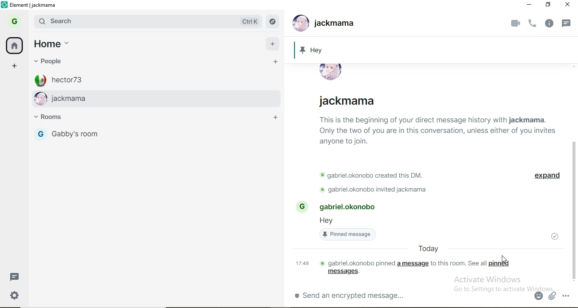 Image resolution: width=578 pixels, height=308 pixels. I want to click on hector 73, so click(167, 78).